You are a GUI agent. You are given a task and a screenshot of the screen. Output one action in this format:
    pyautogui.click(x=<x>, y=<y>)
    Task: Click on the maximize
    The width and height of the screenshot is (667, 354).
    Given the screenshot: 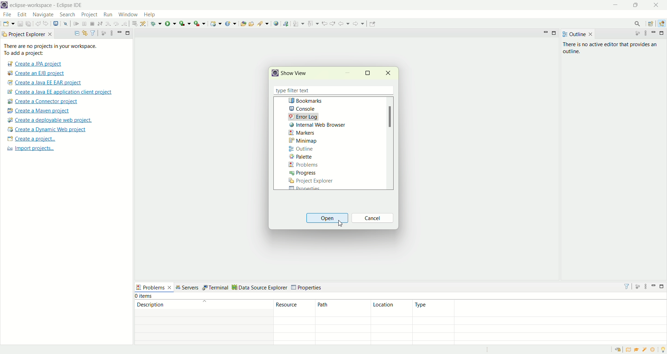 What is the action you would take?
    pyautogui.click(x=555, y=33)
    